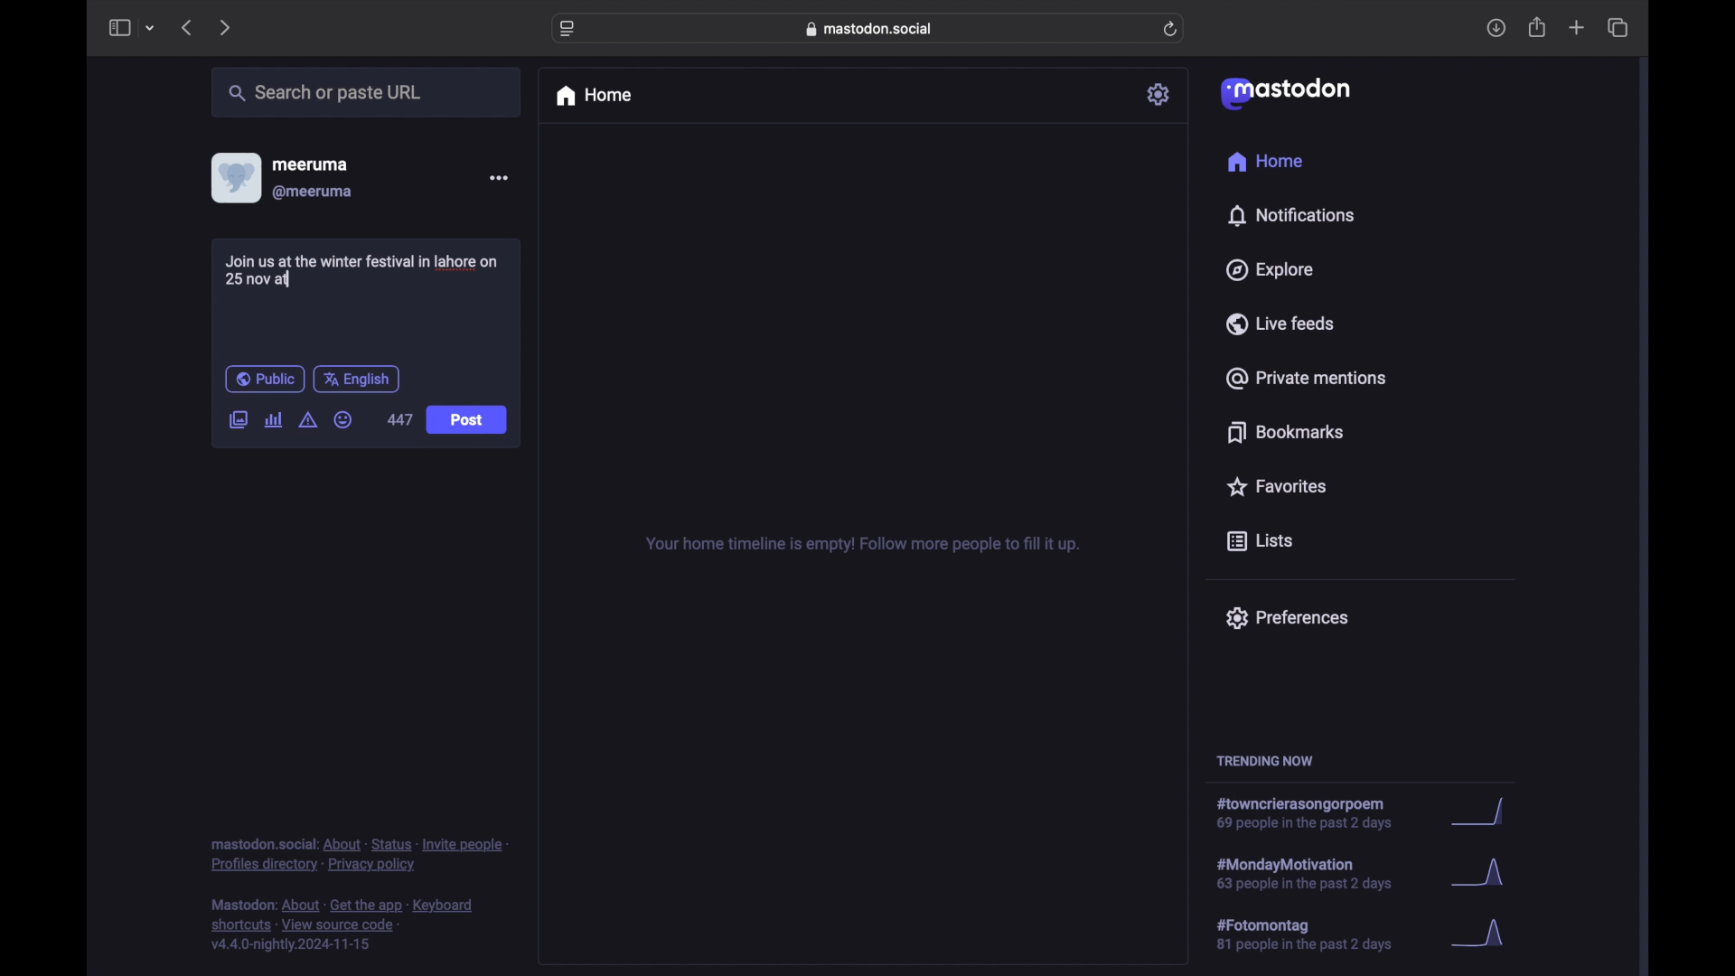 This screenshot has height=976, width=1735. What do you see at coordinates (307, 420) in the screenshot?
I see `add content warning` at bounding box center [307, 420].